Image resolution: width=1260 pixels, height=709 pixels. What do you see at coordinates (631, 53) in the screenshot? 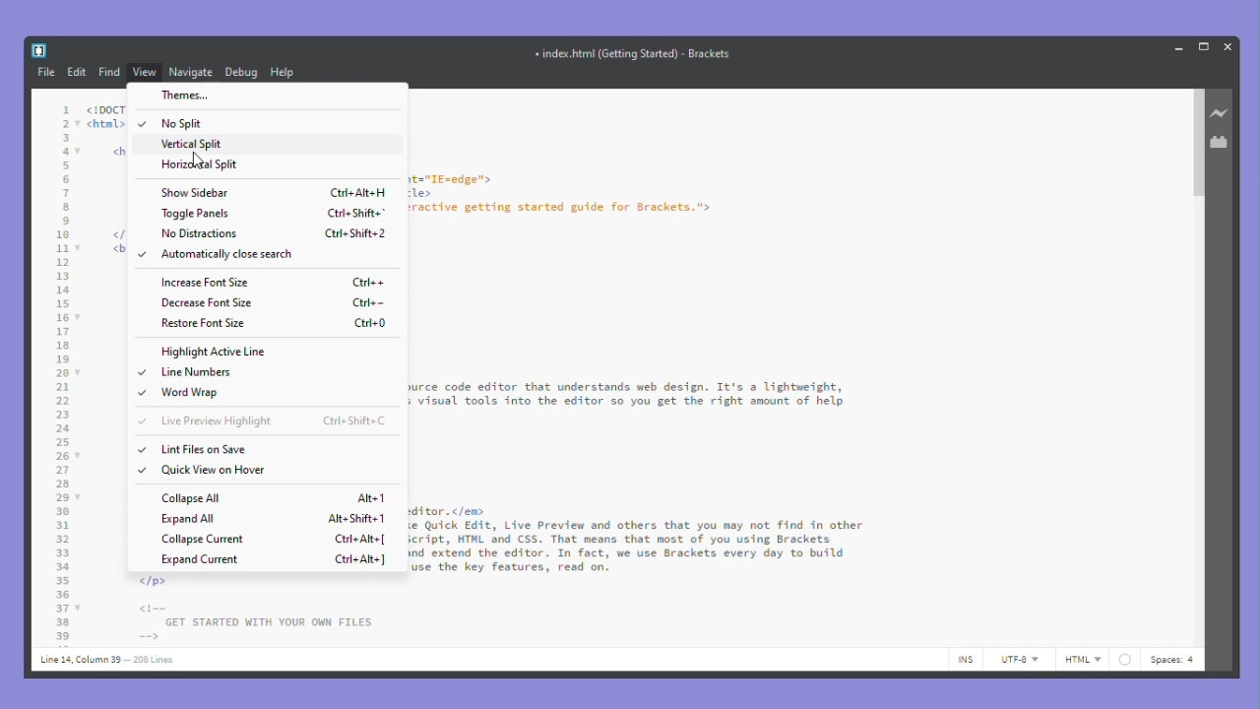
I see `index.html (getting started) - brackets` at bounding box center [631, 53].